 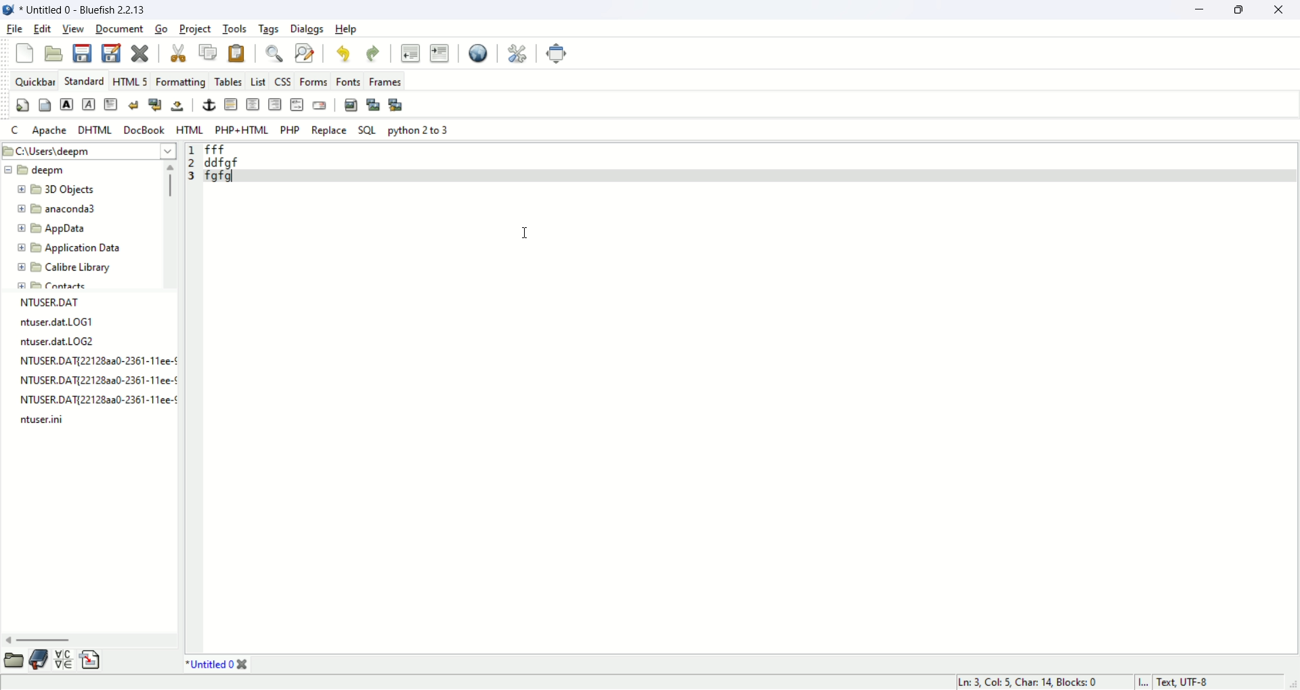 What do you see at coordinates (376, 53) in the screenshot?
I see `redo` at bounding box center [376, 53].